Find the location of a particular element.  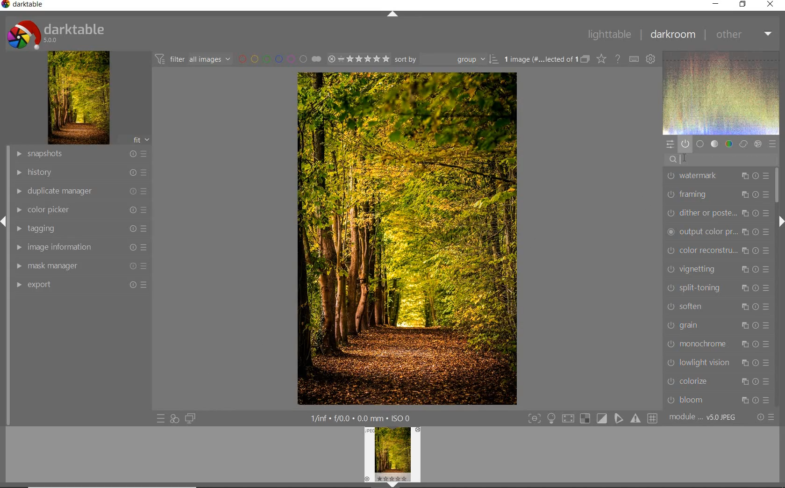

sort is located at coordinates (446, 59).